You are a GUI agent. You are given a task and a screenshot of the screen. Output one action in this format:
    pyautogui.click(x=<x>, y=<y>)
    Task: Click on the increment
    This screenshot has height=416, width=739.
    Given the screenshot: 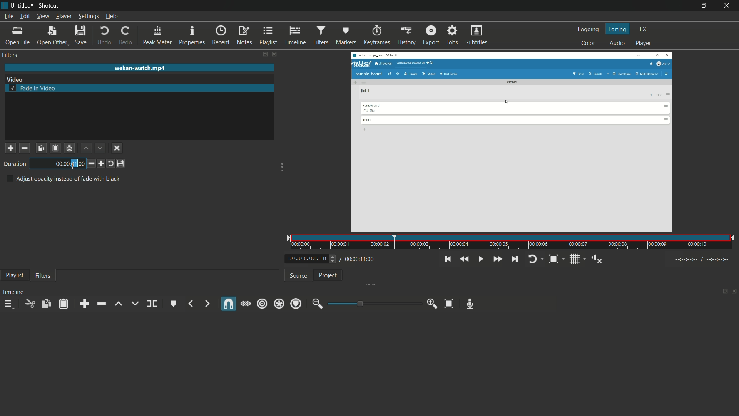 What is the action you would take?
    pyautogui.click(x=101, y=164)
    